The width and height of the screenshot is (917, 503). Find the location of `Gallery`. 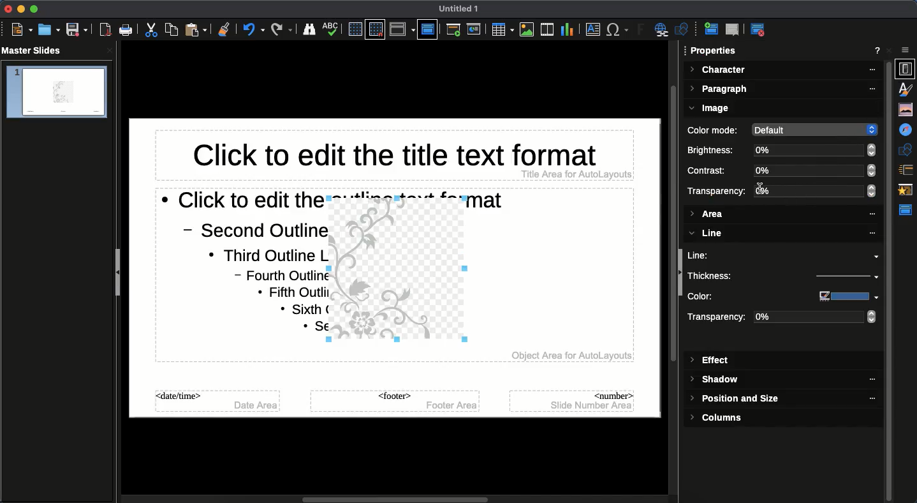

Gallery is located at coordinates (907, 109).